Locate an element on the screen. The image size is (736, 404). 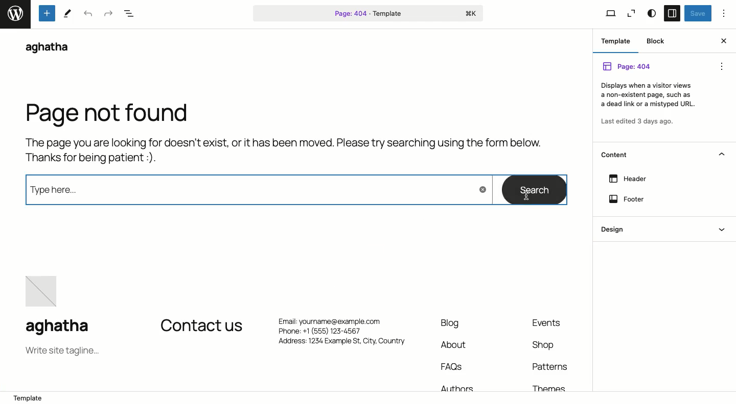
Save is located at coordinates (698, 13).